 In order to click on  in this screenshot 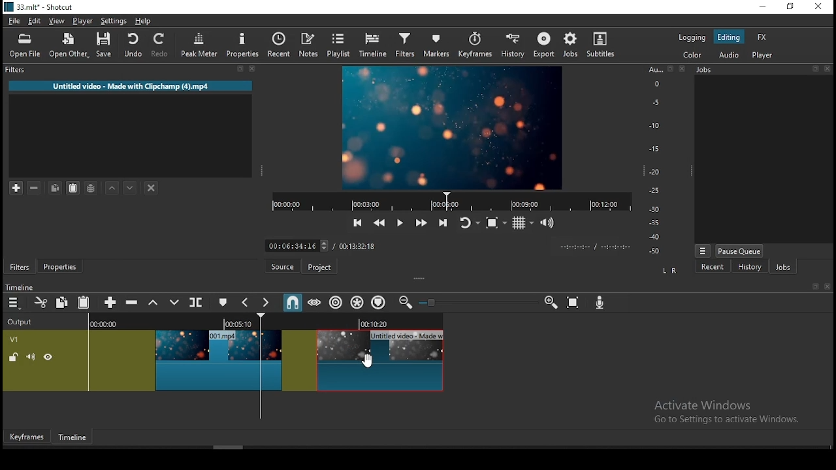, I will do `click(829, 69)`.